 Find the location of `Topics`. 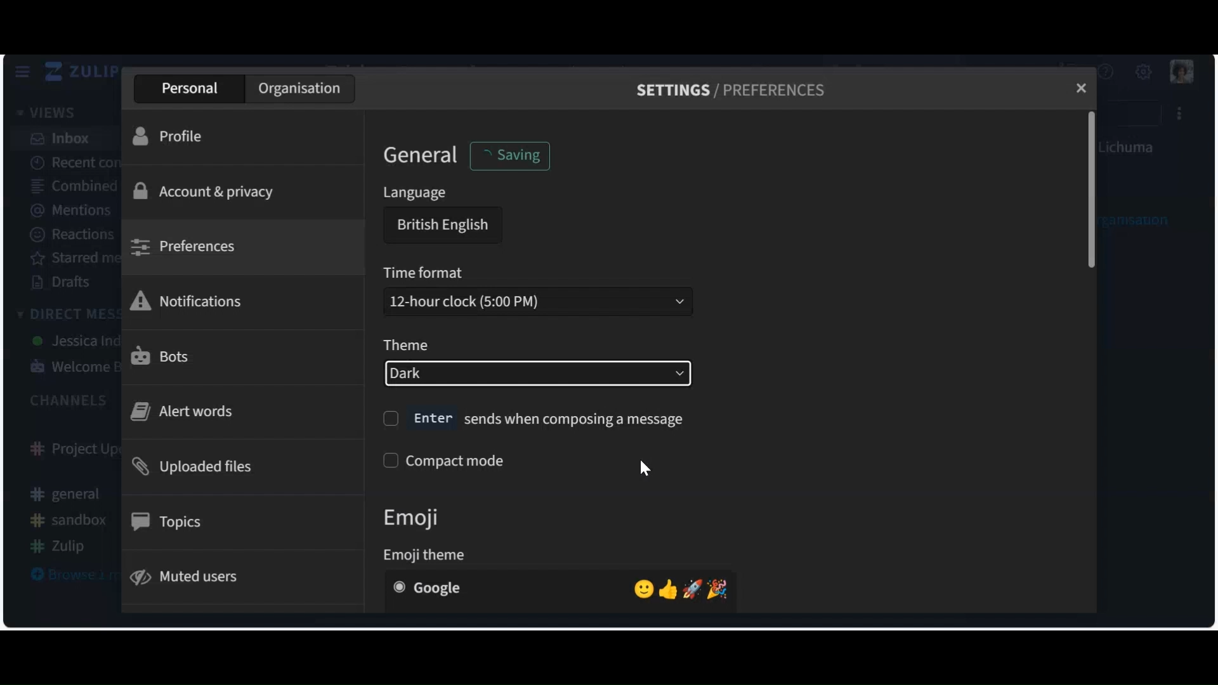

Topics is located at coordinates (169, 521).